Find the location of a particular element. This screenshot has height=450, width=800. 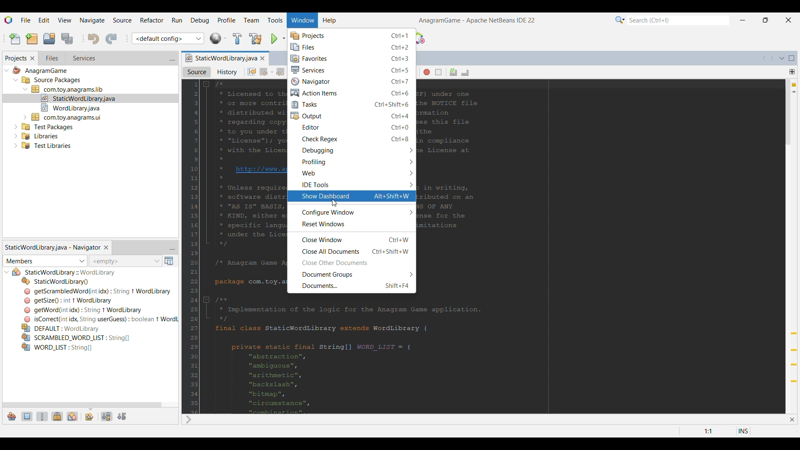

Save all is located at coordinates (68, 39).